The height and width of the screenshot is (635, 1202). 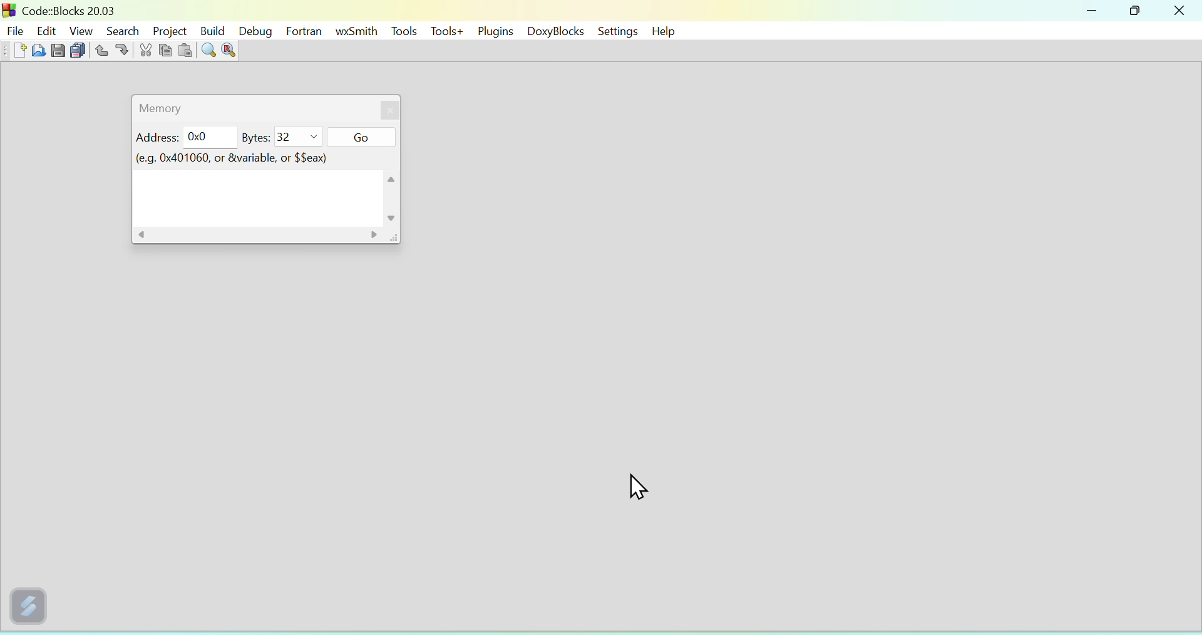 I want to click on save all, so click(x=77, y=51).